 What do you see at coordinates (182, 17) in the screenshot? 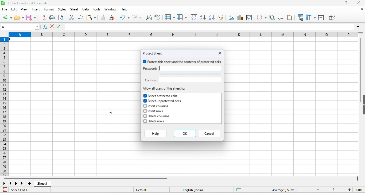
I see `column` at bounding box center [182, 17].